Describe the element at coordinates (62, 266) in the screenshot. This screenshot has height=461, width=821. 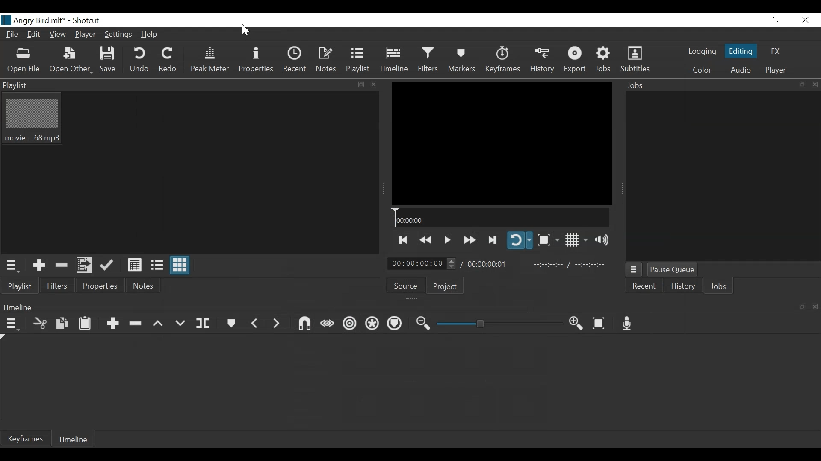
I see `Remove Cut` at that location.